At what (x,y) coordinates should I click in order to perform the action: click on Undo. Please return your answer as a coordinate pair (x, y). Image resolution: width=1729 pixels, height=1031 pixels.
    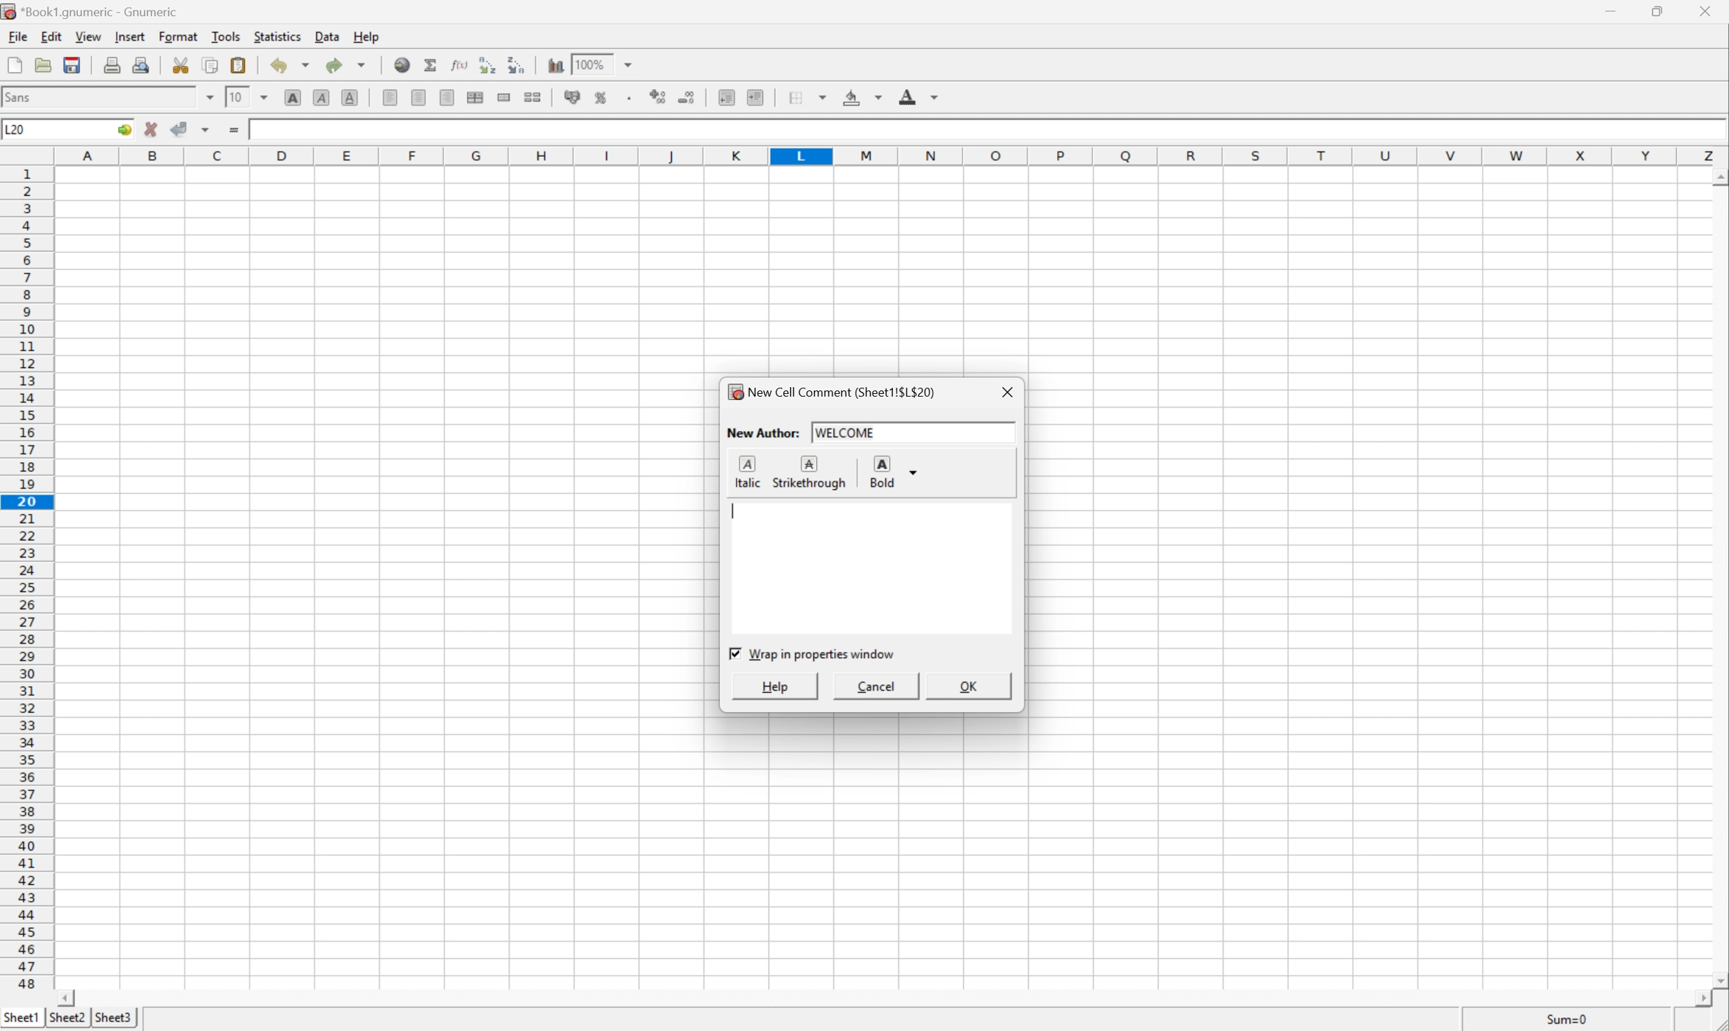
    Looking at the image, I should click on (288, 65).